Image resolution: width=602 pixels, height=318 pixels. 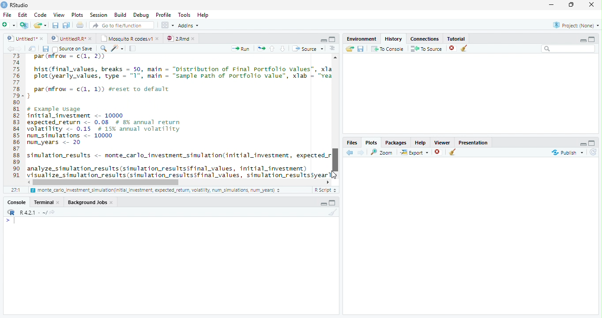 What do you see at coordinates (140, 15) in the screenshot?
I see `Debug` at bounding box center [140, 15].